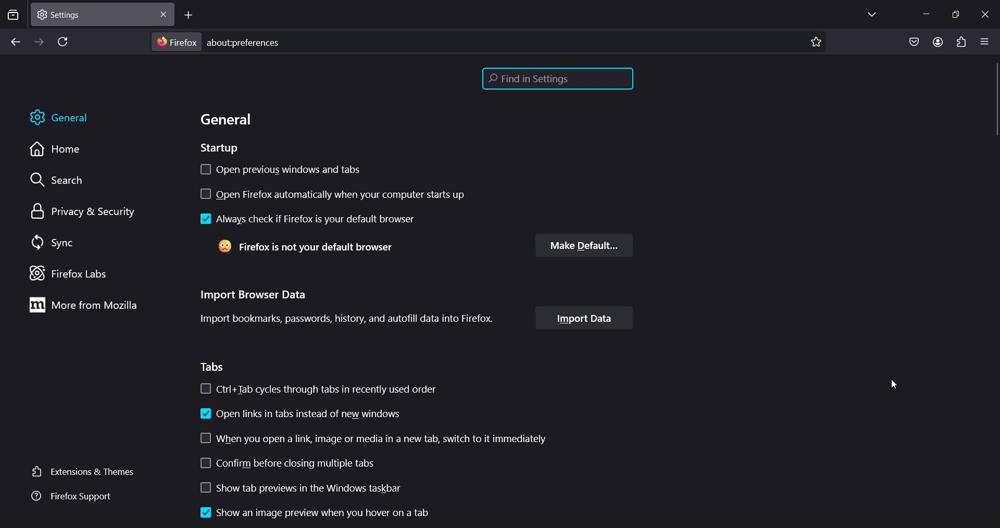 Image resolution: width=1000 pixels, height=528 pixels. Describe the element at coordinates (986, 16) in the screenshot. I see `close` at that location.